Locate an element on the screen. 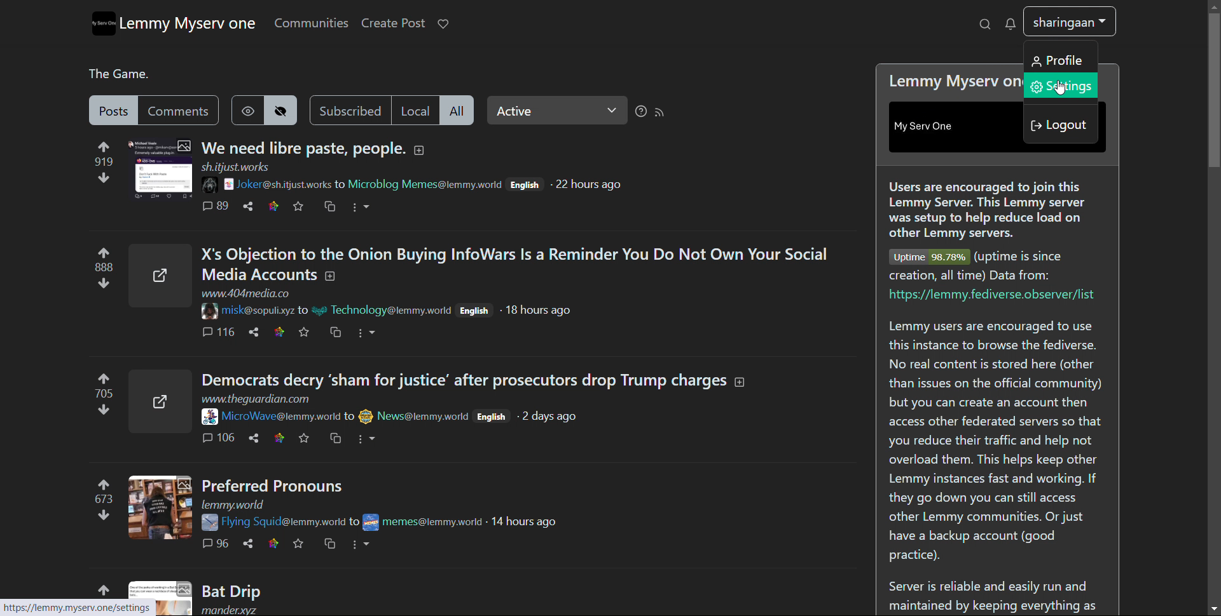 The image size is (1221, 616). more is located at coordinates (364, 546).